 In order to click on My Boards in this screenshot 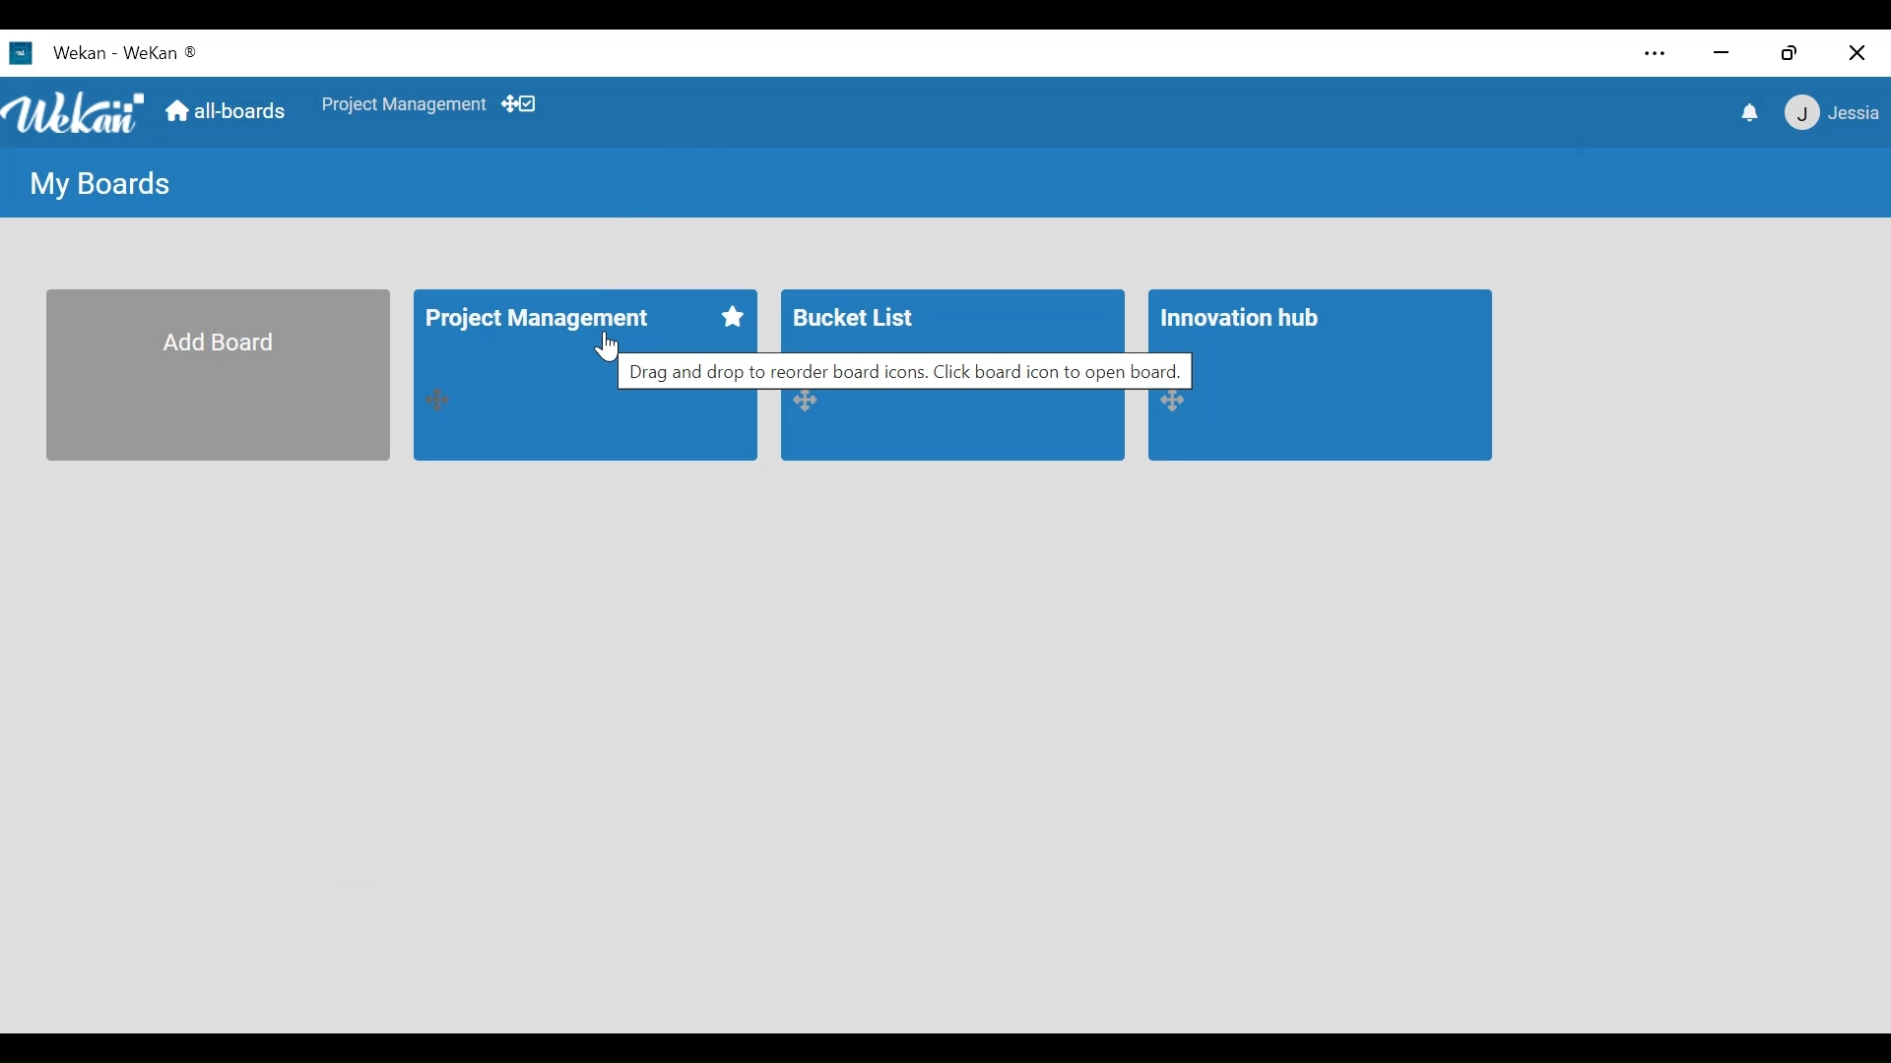, I will do `click(110, 184)`.